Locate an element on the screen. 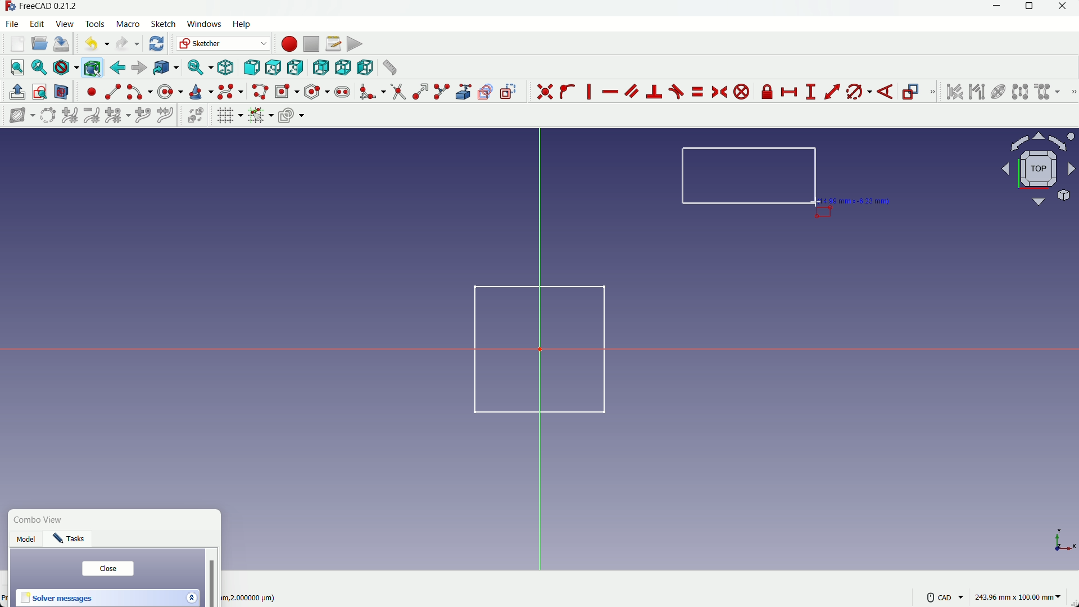  create arc is located at coordinates (139, 92).